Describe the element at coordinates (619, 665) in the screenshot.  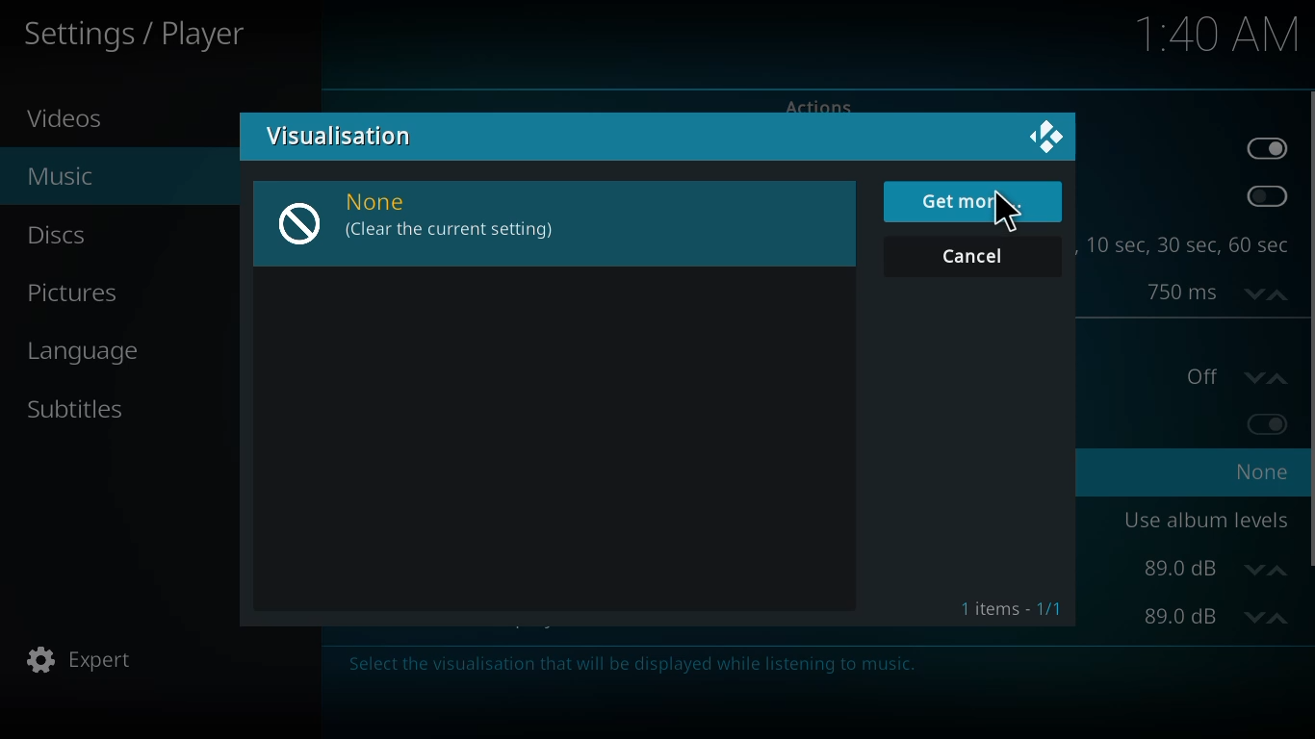
I see `info` at that location.